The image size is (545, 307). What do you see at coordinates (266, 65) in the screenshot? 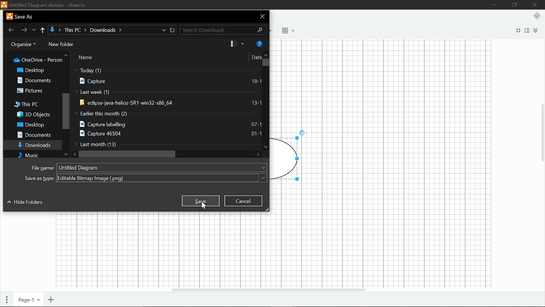
I see `Vertical scrollbar for files in "Downloads"` at bounding box center [266, 65].